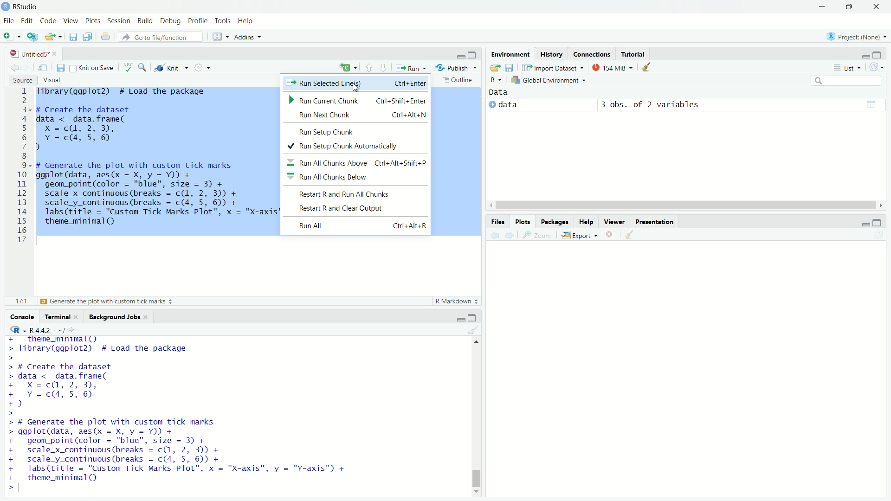 This screenshot has height=501, width=891. I want to click on close, so click(80, 317).